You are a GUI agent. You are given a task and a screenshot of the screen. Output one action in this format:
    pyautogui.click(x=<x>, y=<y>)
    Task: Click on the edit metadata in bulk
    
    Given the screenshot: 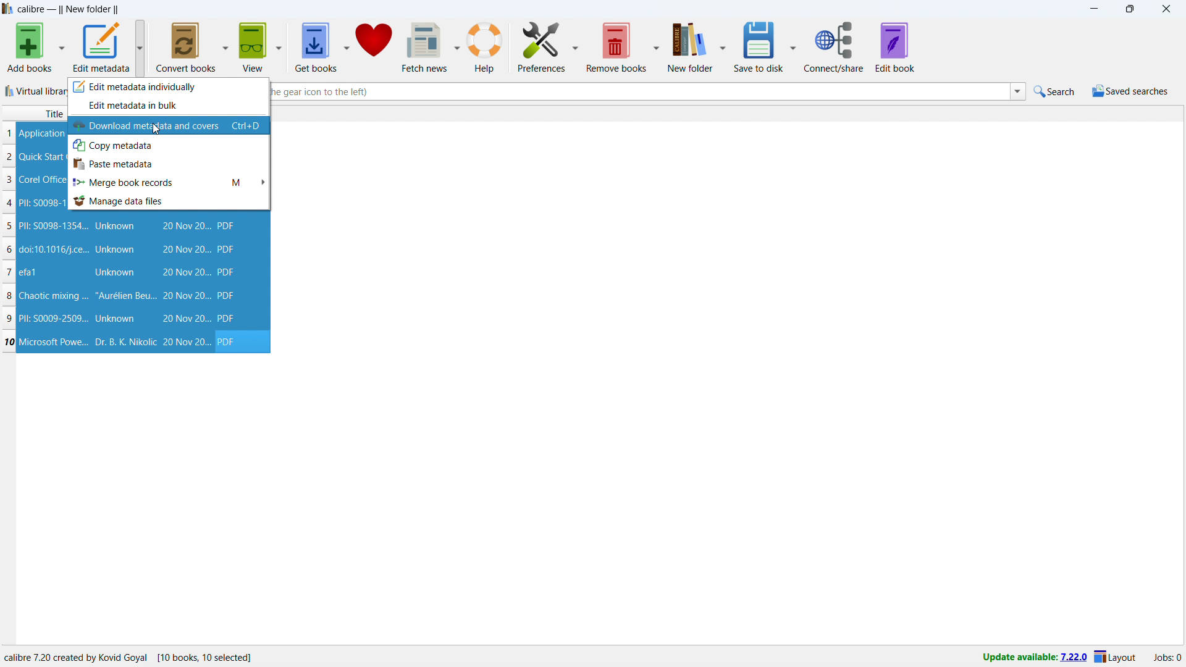 What is the action you would take?
    pyautogui.click(x=168, y=106)
    